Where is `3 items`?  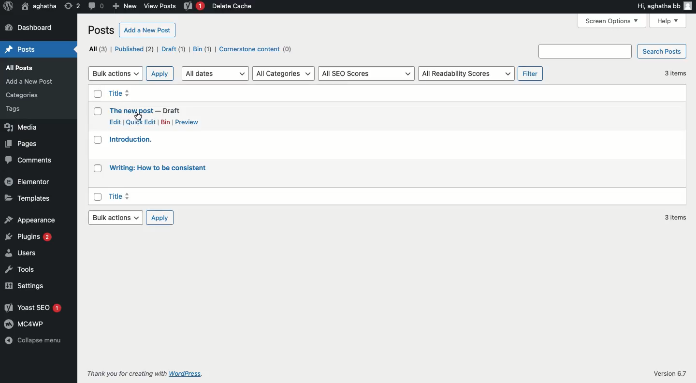 3 items is located at coordinates (673, 73).